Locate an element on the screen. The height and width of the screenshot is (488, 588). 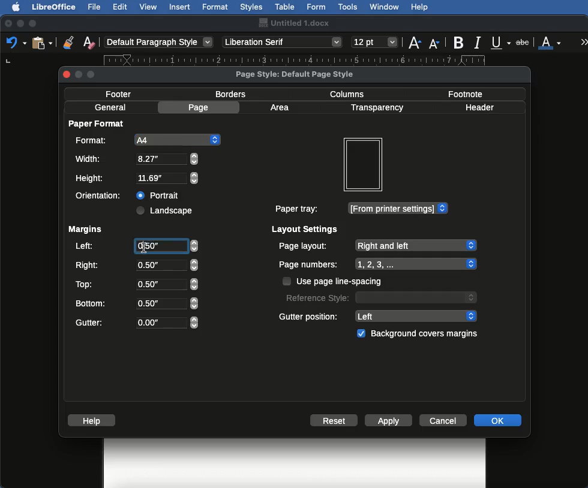
Window is located at coordinates (385, 7).